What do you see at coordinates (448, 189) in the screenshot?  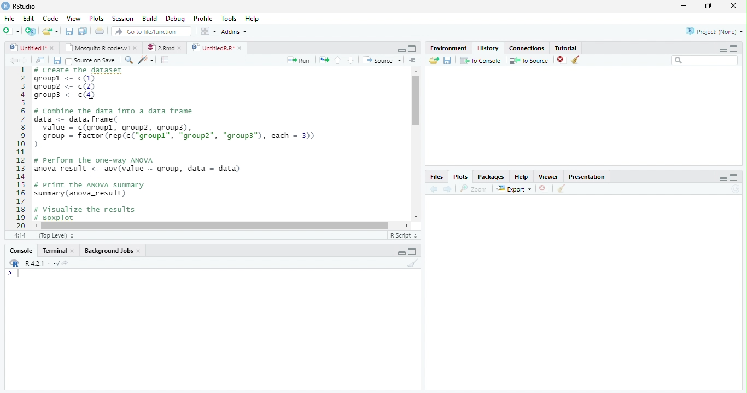 I see `Next` at bounding box center [448, 189].